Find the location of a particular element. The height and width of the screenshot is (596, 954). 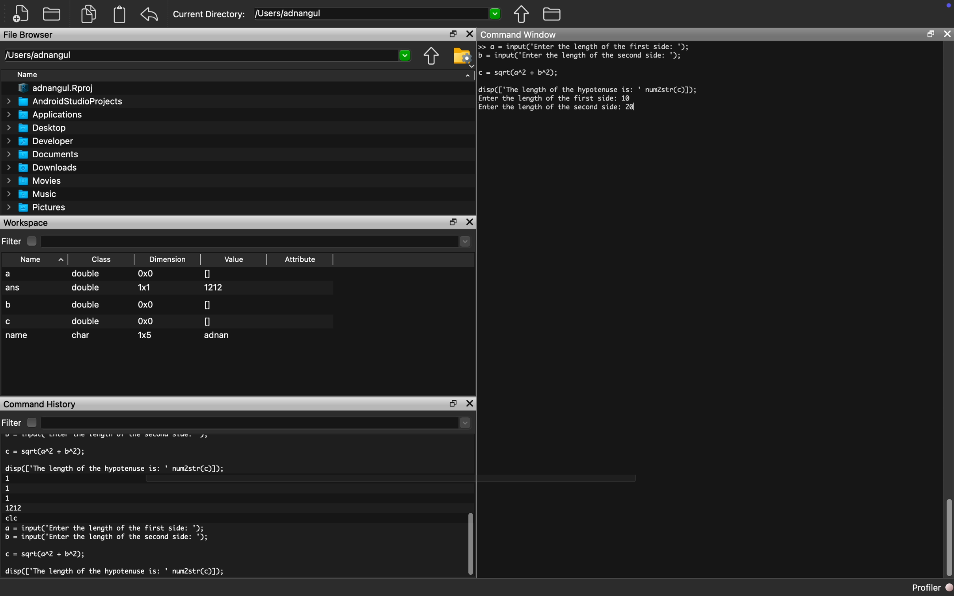

move up is located at coordinates (431, 57).